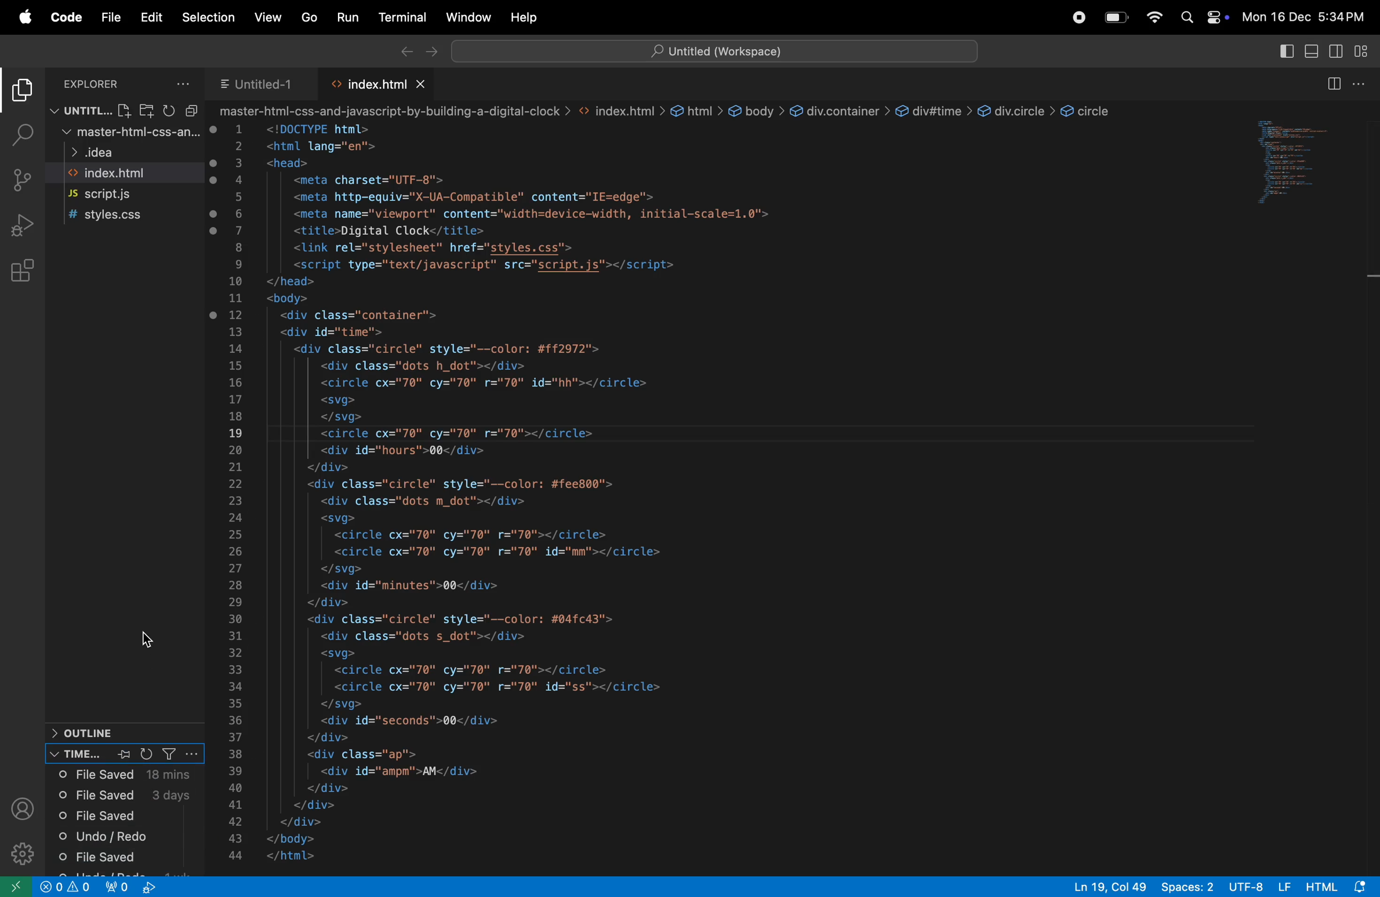 This screenshot has height=897, width=1380. What do you see at coordinates (92, 154) in the screenshot?
I see `idea` at bounding box center [92, 154].